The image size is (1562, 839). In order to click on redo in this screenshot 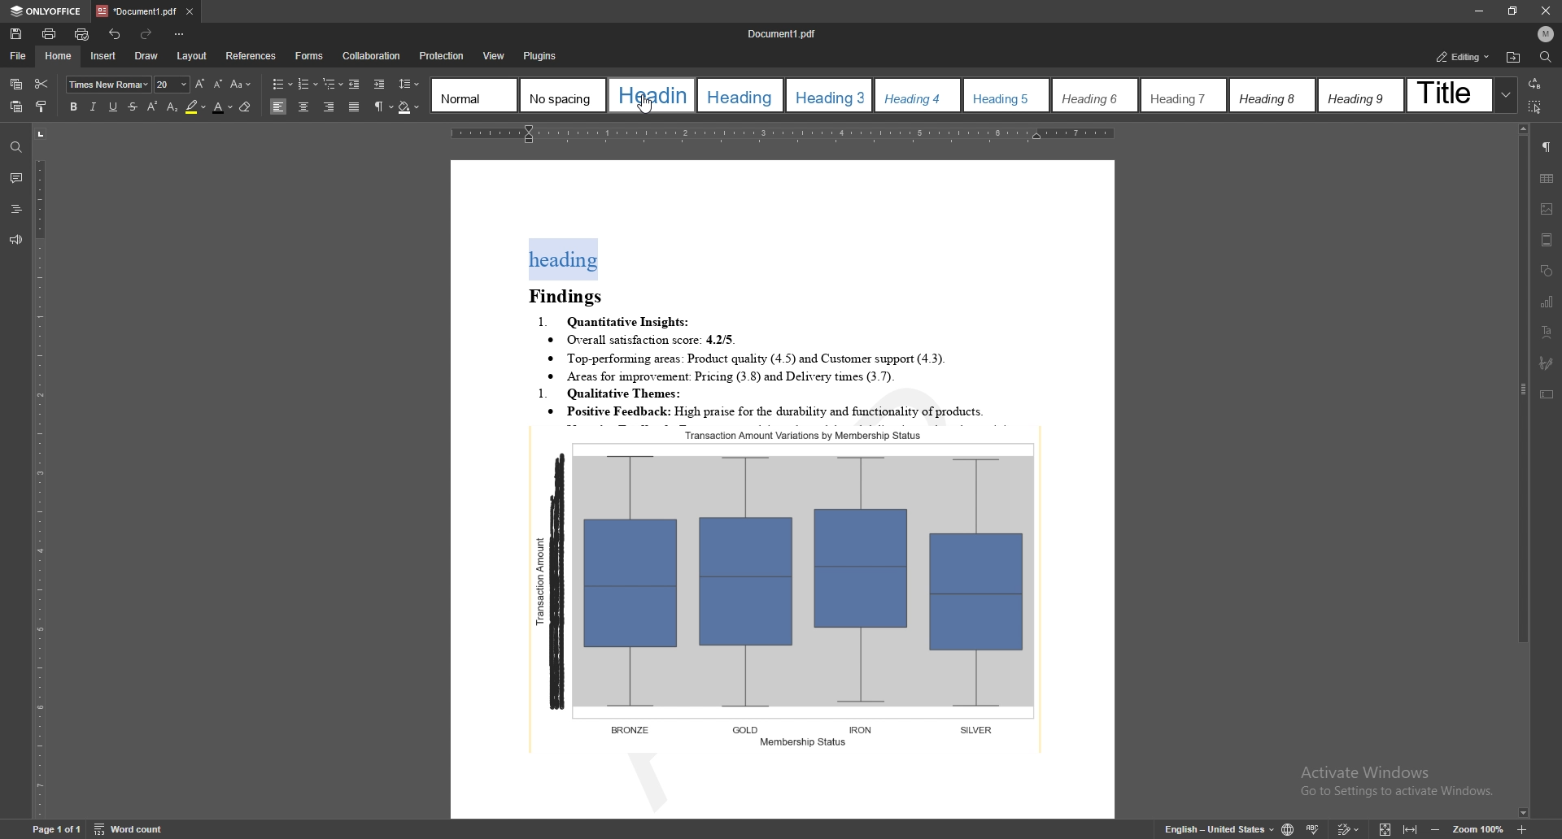, I will do `click(148, 35)`.